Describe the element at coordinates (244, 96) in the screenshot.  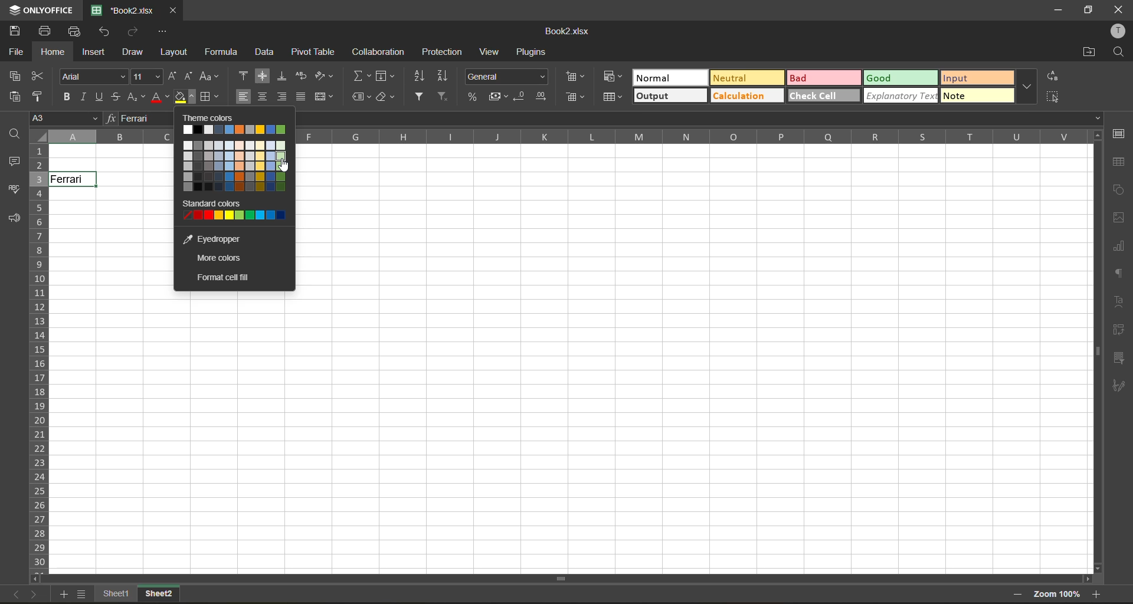
I see `align left` at that location.